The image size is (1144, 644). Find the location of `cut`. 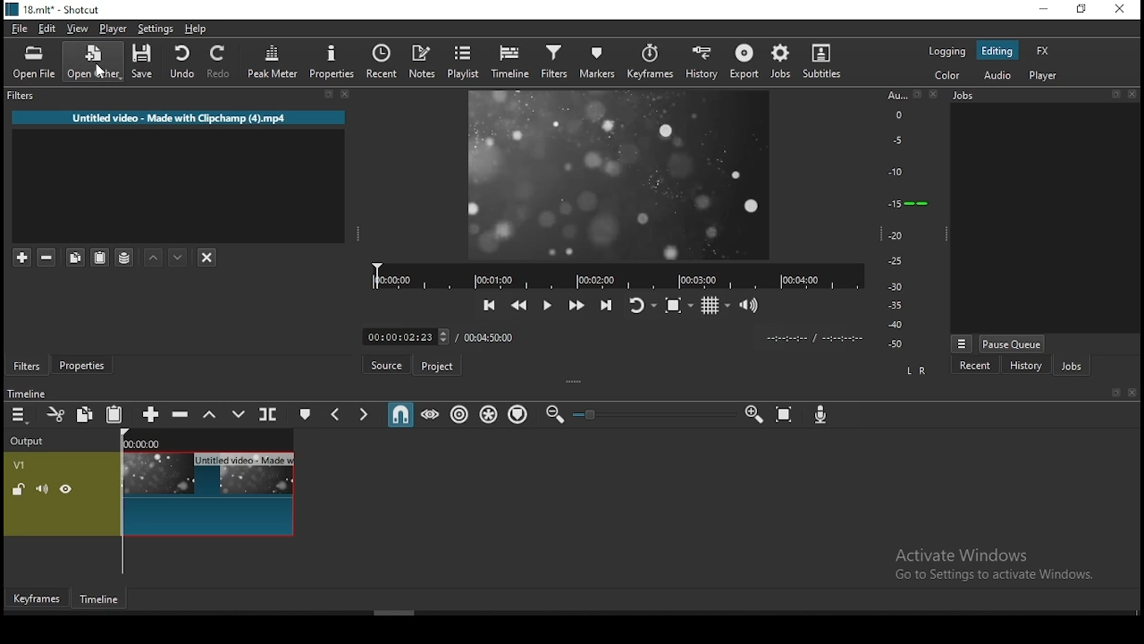

cut is located at coordinates (58, 414).